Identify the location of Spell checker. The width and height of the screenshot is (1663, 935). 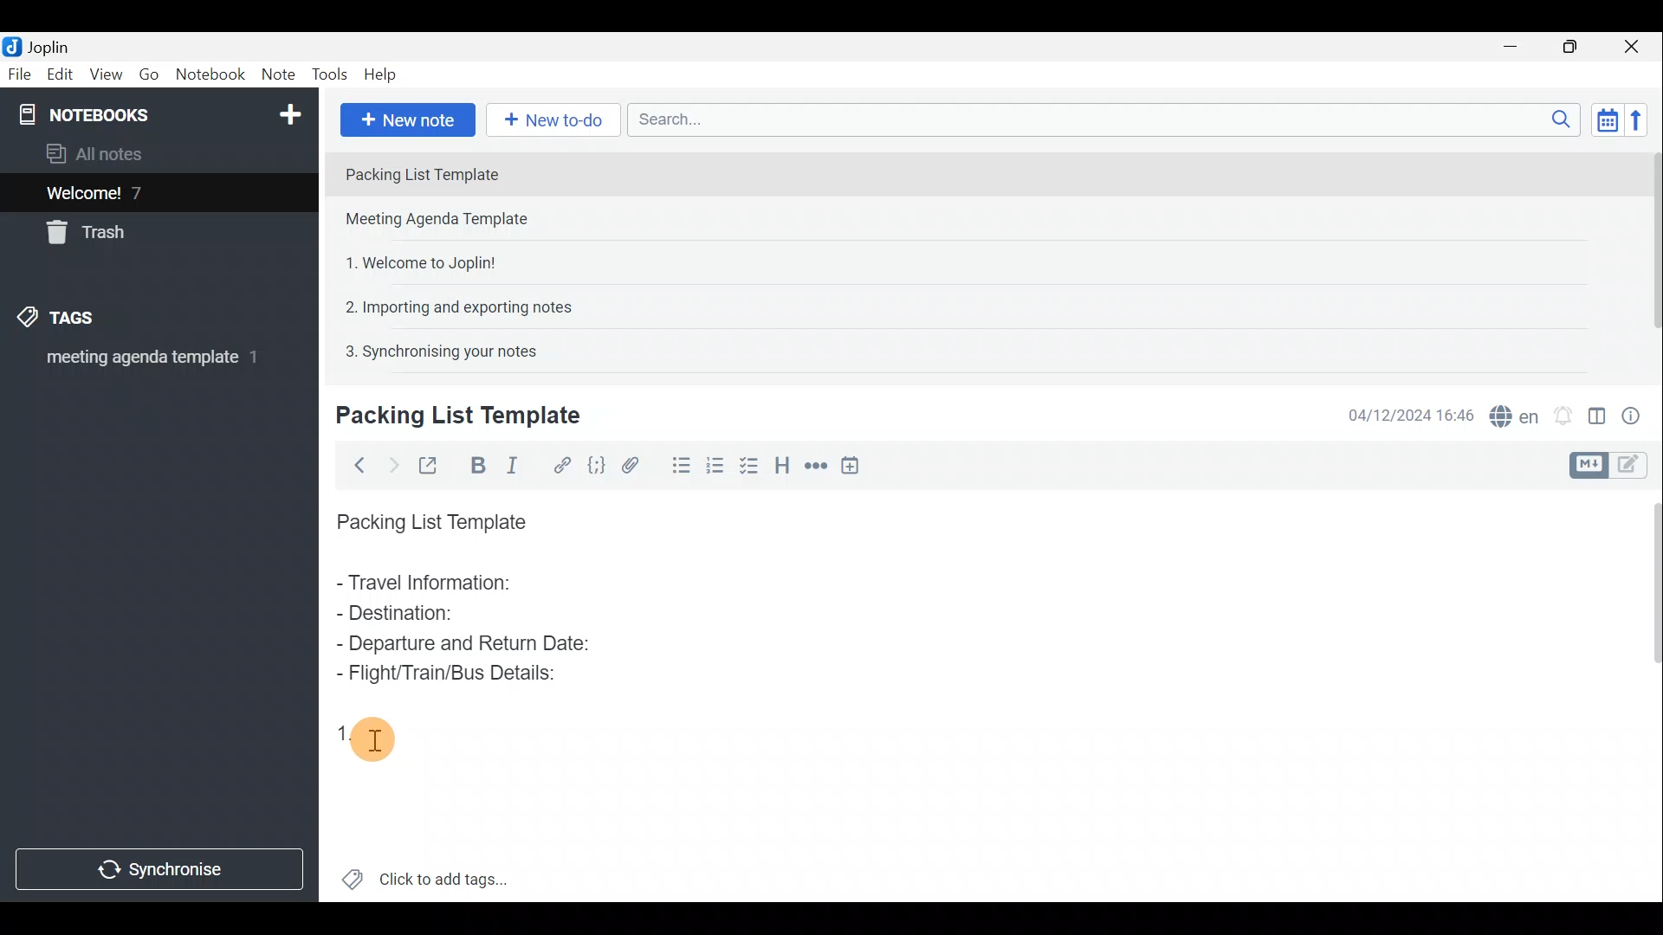
(1510, 413).